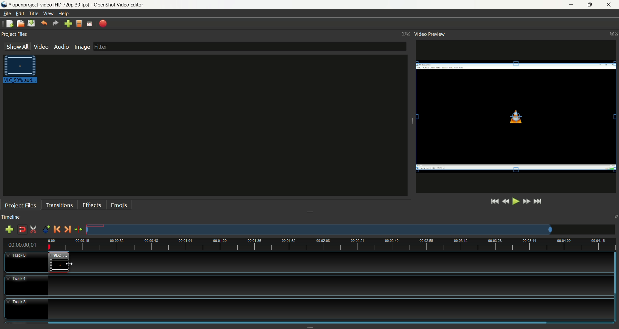 The height and width of the screenshot is (329, 619). I want to click on project files, so click(16, 35).